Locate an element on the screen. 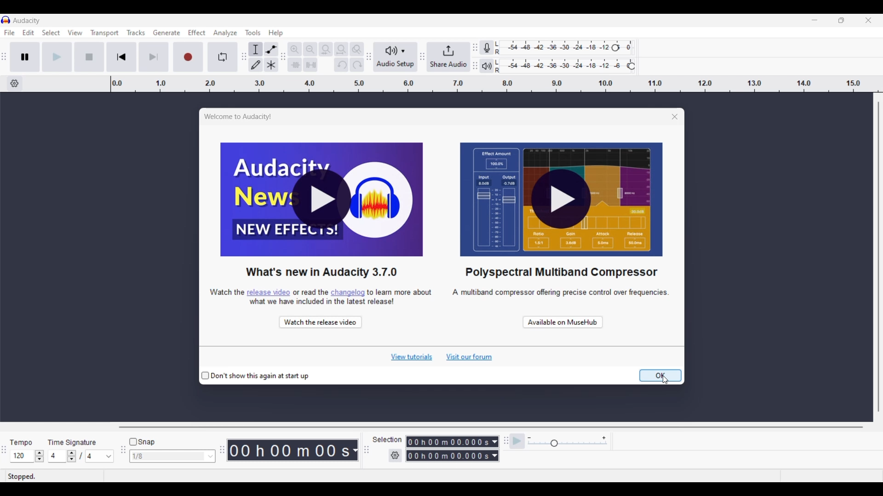  Click to toggle off welcome window is located at coordinates (255, 377).